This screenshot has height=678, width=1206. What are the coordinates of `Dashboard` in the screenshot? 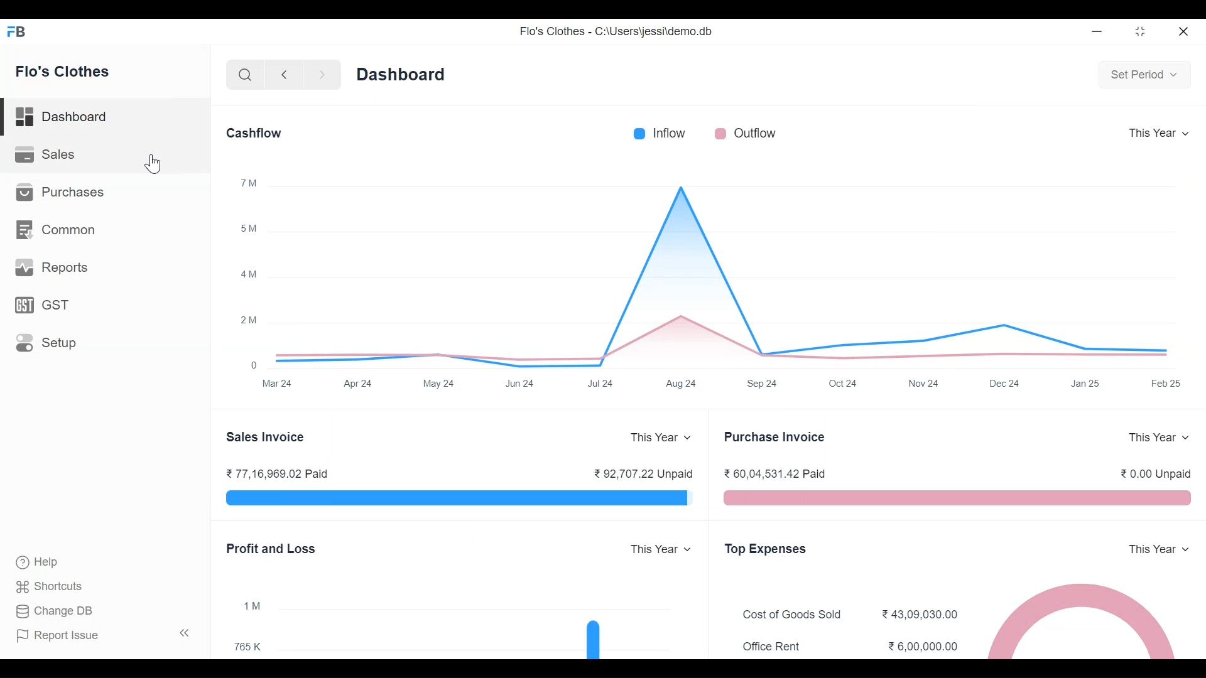 It's located at (400, 73).